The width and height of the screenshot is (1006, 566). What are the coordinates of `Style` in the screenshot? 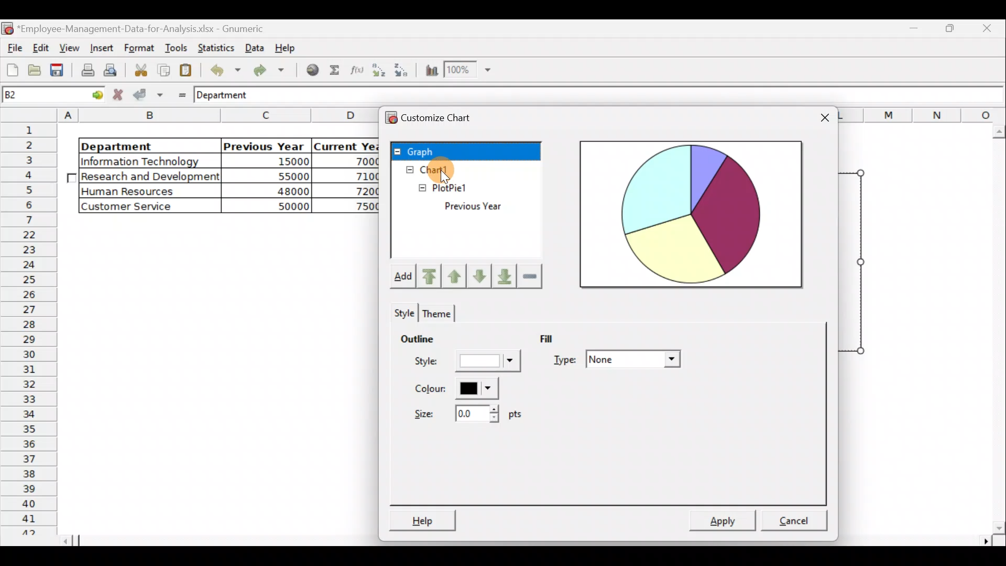 It's located at (399, 312).